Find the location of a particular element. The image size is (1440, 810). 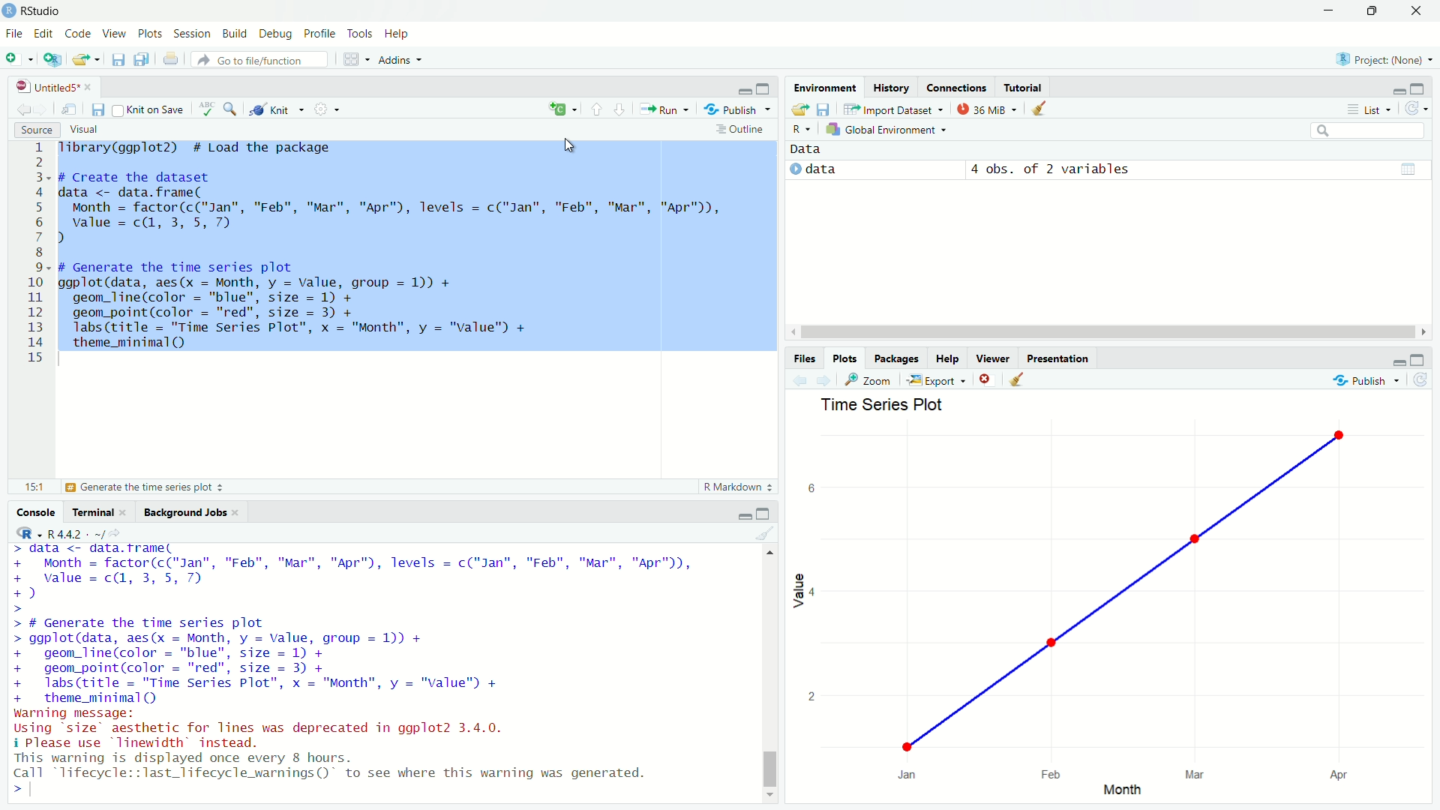

minimize is located at coordinates (1330, 10).